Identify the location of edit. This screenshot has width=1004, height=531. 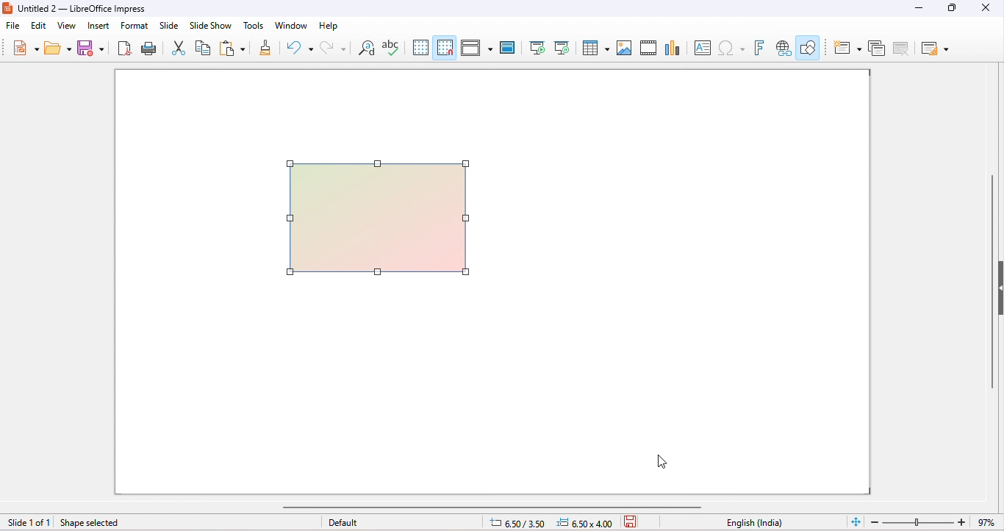
(38, 26).